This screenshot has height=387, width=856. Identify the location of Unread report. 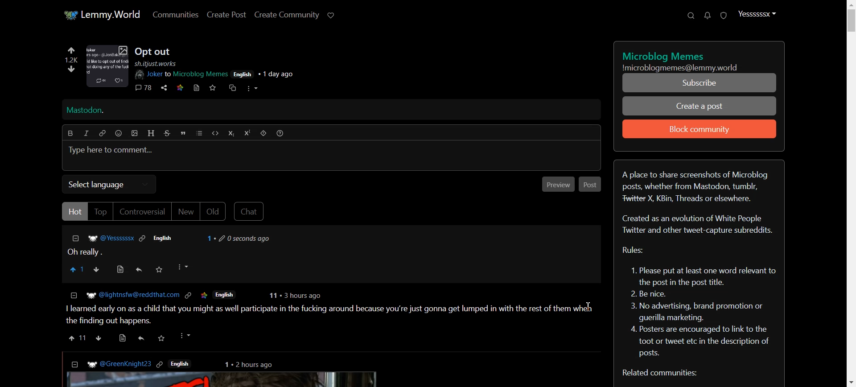
(723, 16).